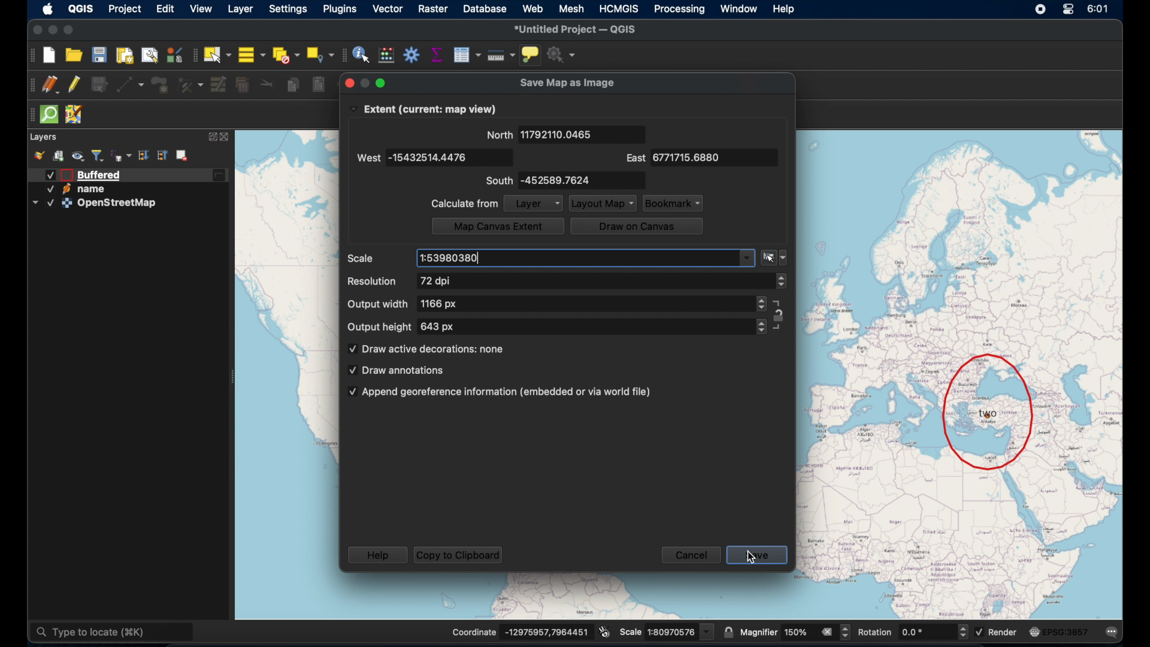  I want to click on scale, so click(777, 256).